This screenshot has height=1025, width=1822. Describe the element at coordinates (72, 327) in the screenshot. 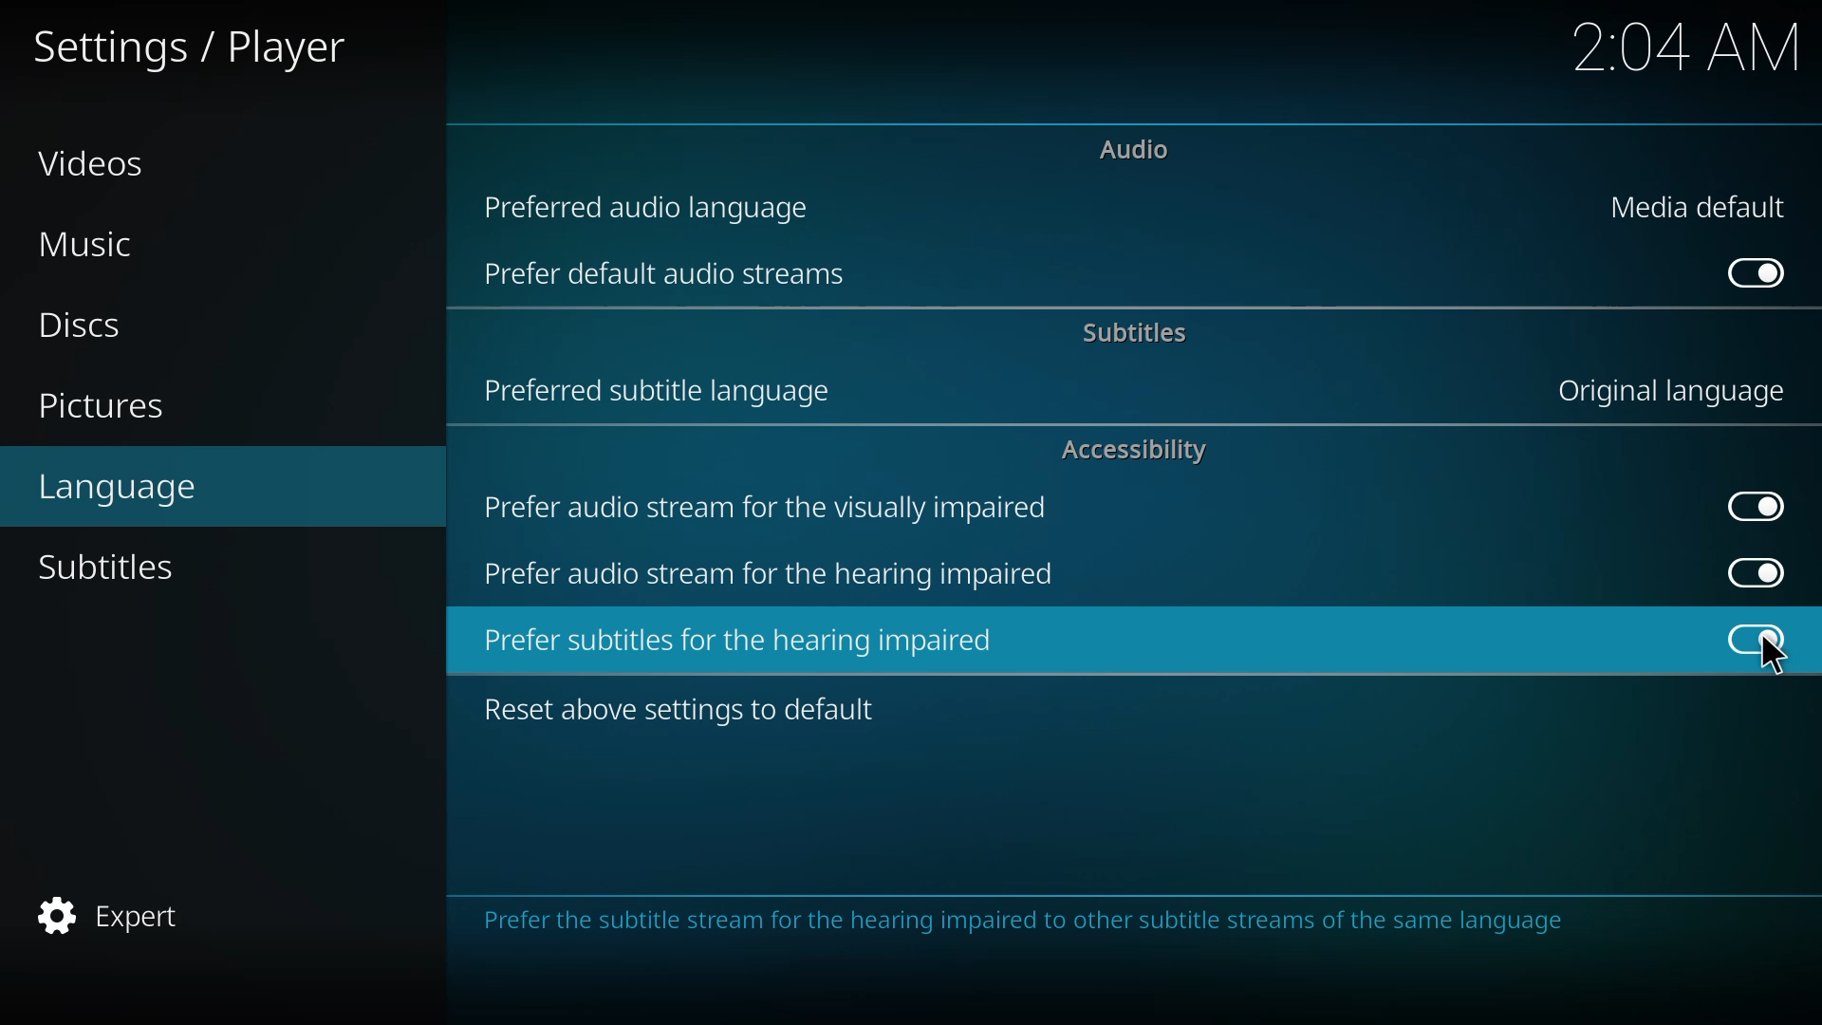

I see `discs` at that location.